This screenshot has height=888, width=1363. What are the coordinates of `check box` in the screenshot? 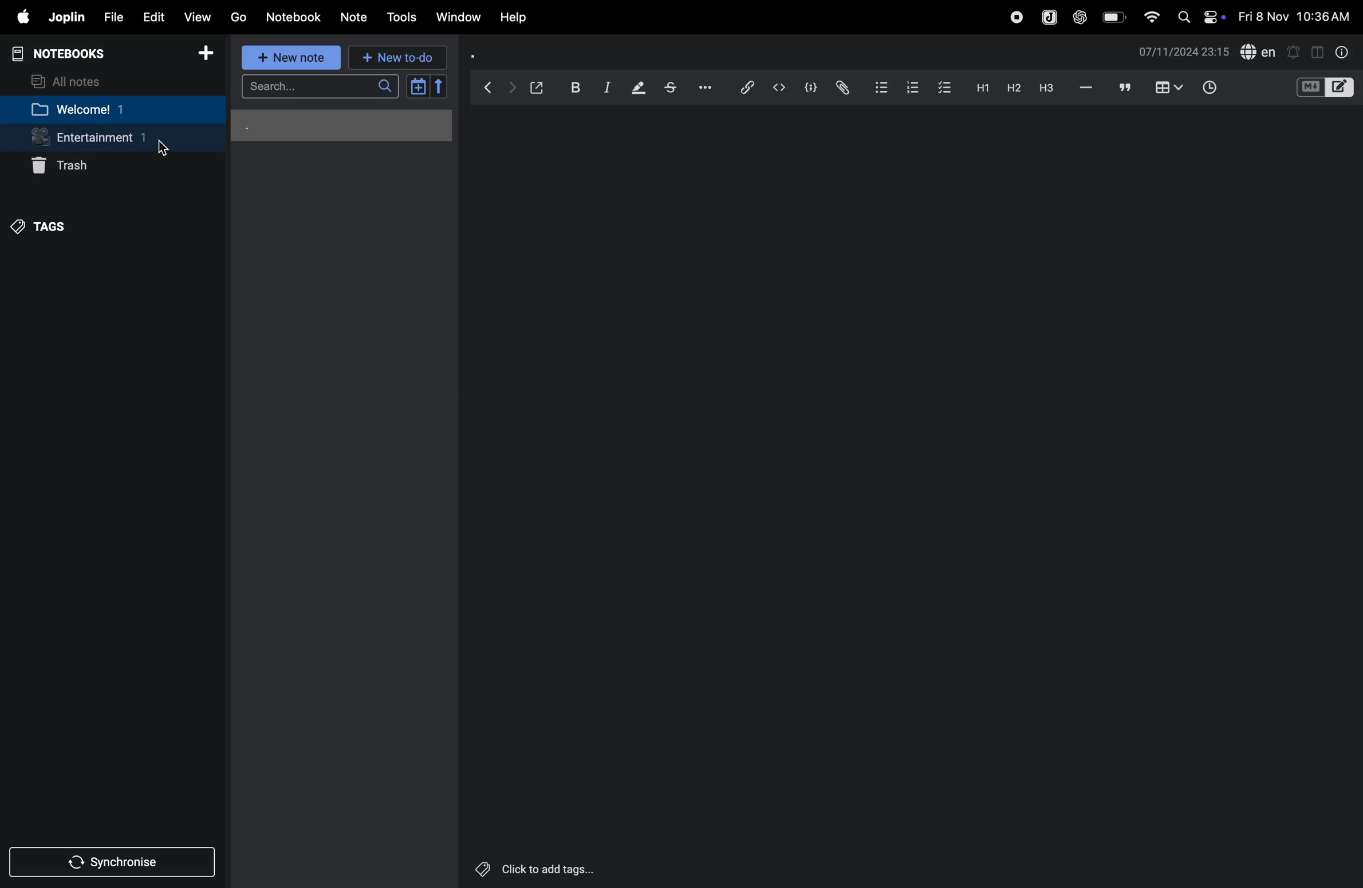 It's located at (943, 86).